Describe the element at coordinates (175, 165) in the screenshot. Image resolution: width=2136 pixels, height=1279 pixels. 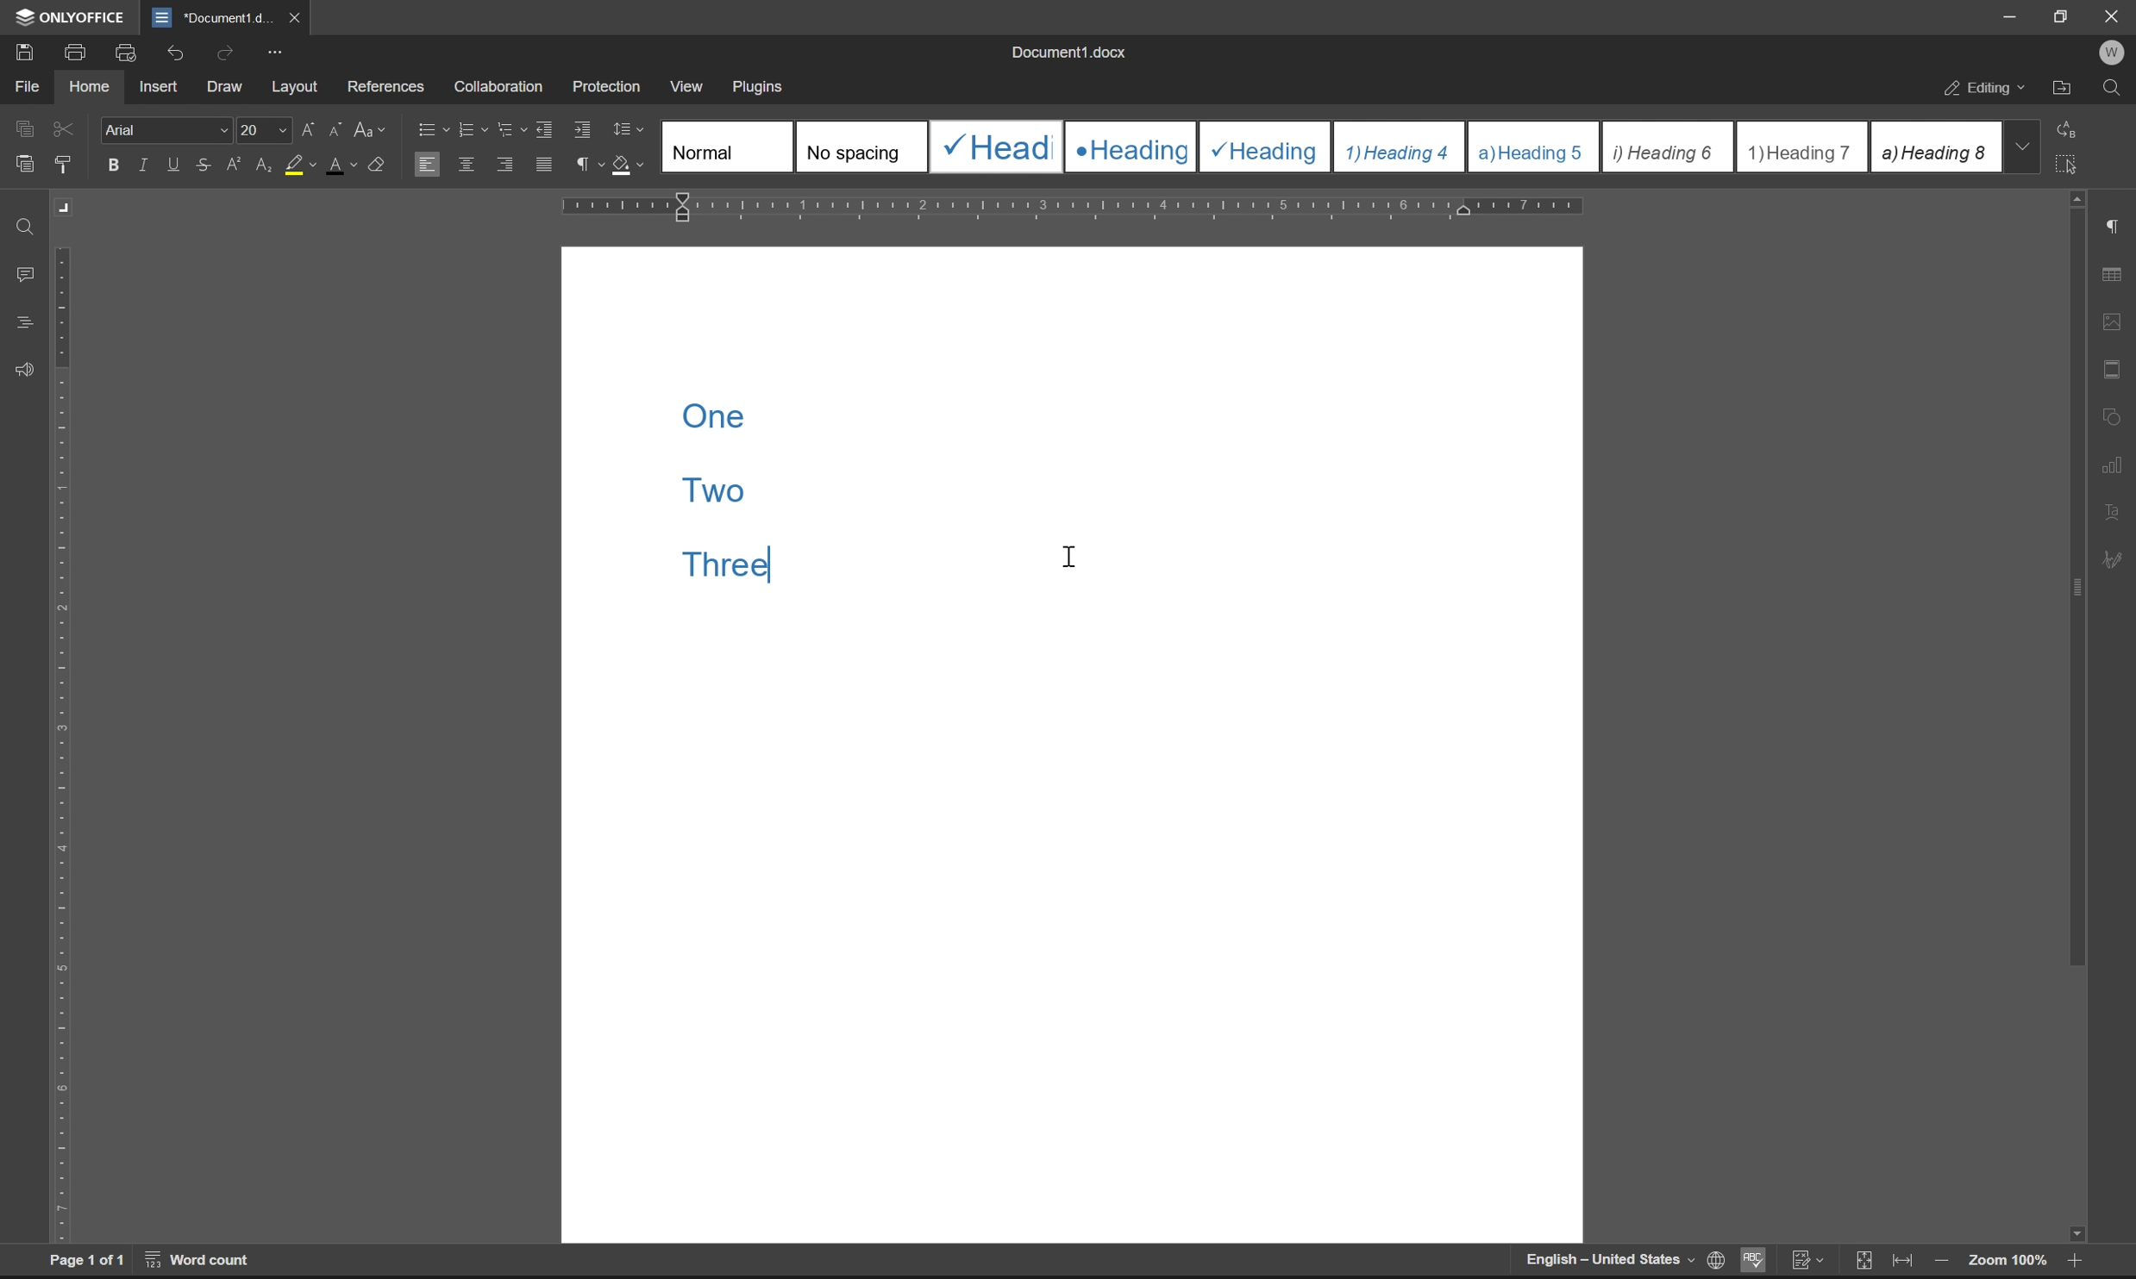
I see `underline` at that location.